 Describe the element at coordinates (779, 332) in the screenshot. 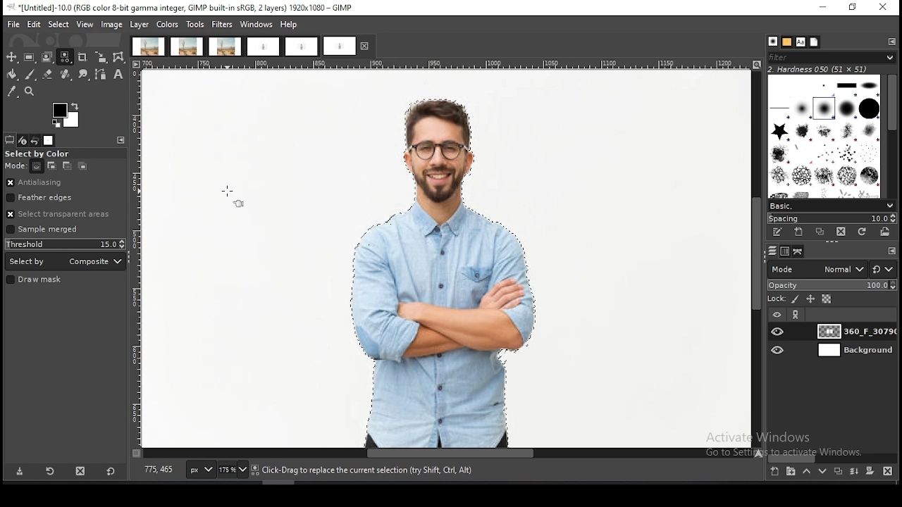

I see `layer visibility on/off` at that location.